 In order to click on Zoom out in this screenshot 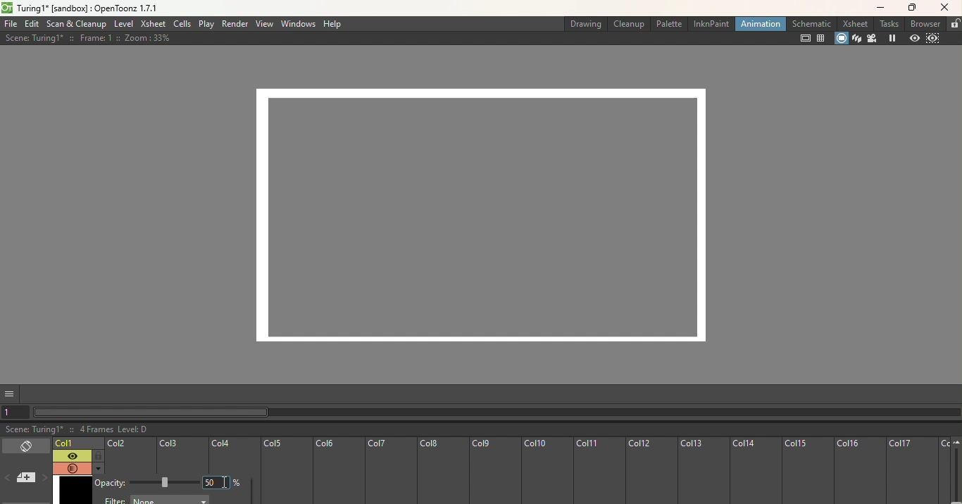, I will do `click(957, 443)`.